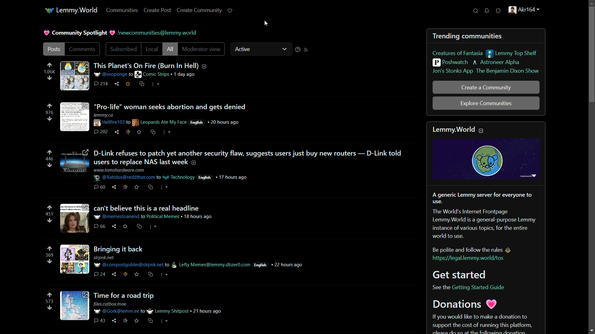 The width and height of the screenshot is (595, 334). I want to click on post photo, so click(74, 76).